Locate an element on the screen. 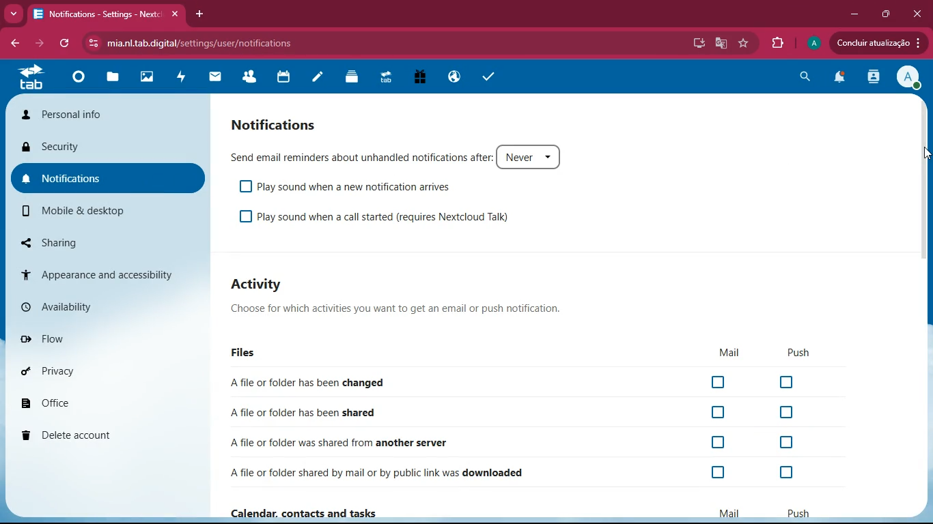 The width and height of the screenshot is (933, 524). layers is located at coordinates (354, 77).